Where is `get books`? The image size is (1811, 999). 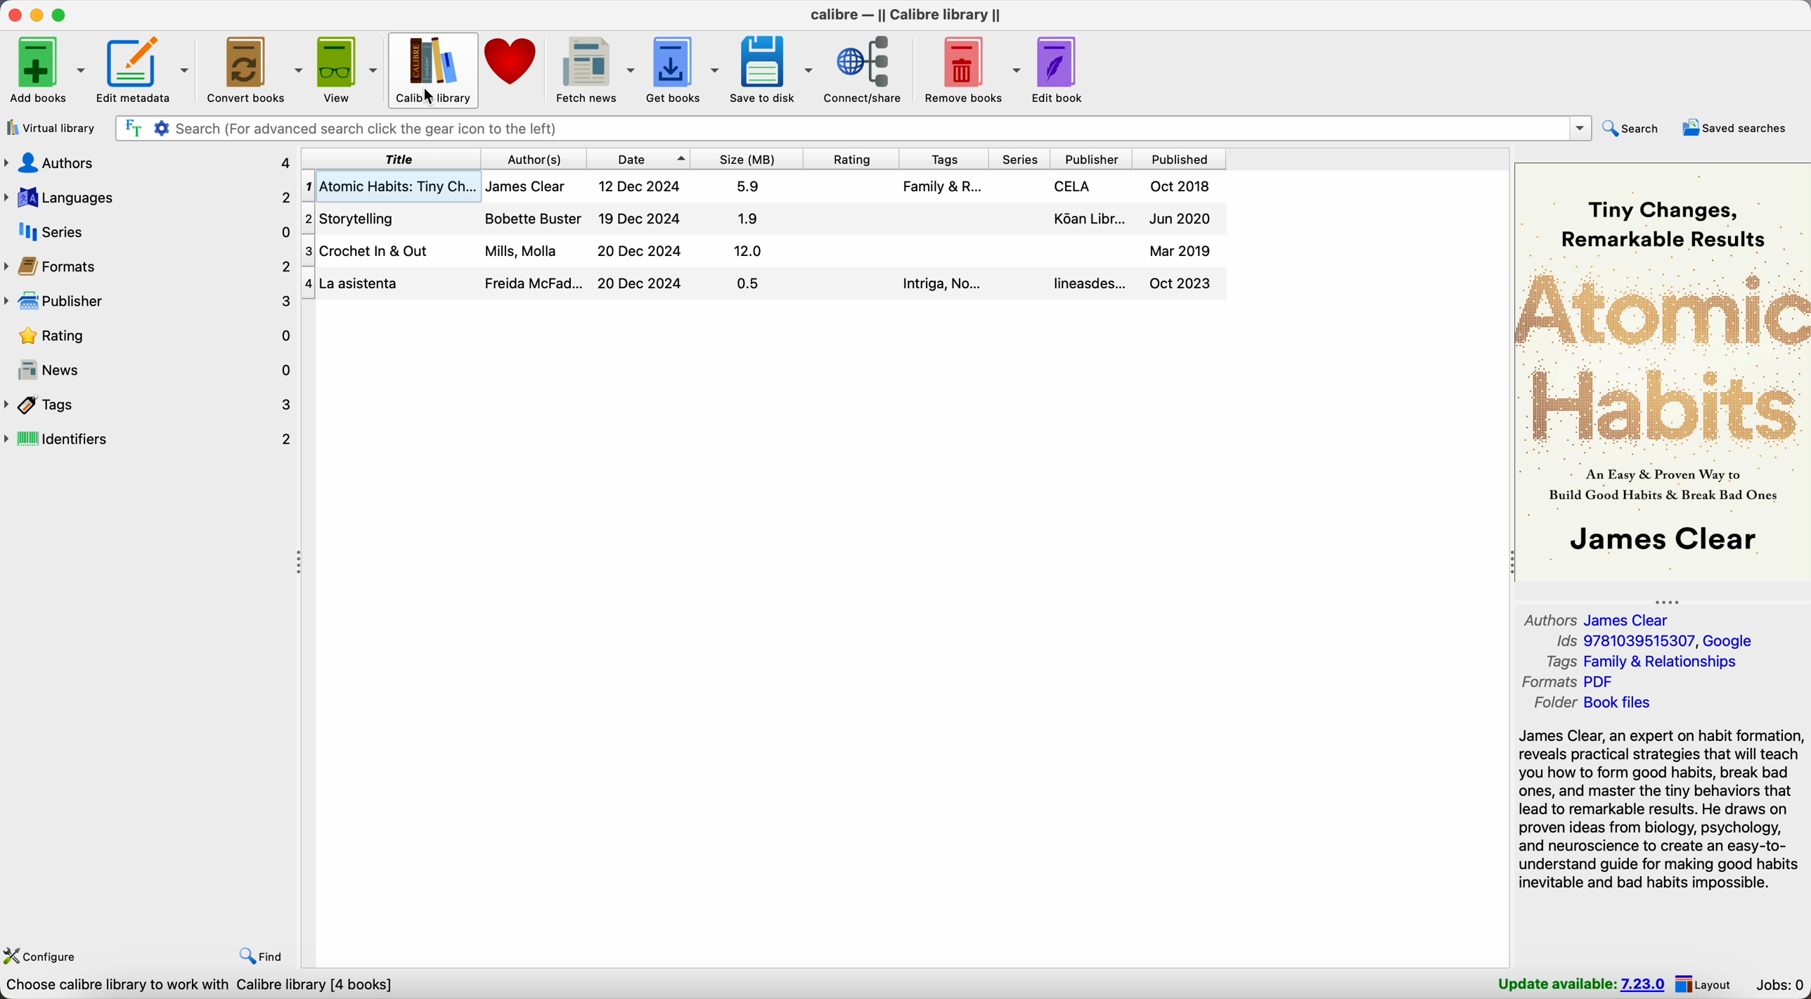
get books is located at coordinates (683, 68).